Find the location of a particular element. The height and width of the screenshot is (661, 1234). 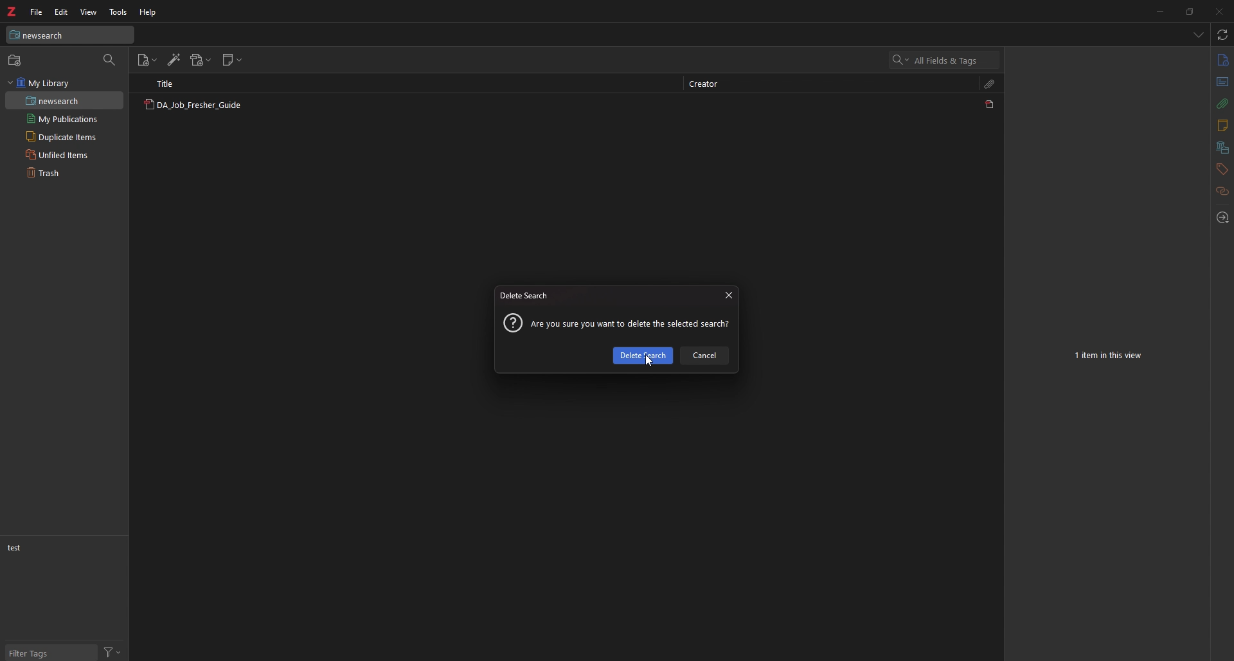

pdf is located at coordinates (990, 104).